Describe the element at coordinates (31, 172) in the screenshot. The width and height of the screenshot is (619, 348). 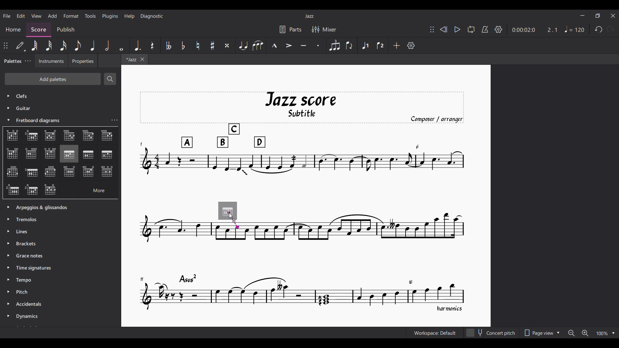
I see `Chart 13` at that location.